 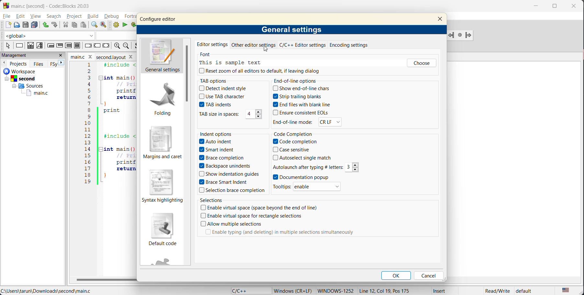 I want to click on block instruction, so click(x=78, y=45).